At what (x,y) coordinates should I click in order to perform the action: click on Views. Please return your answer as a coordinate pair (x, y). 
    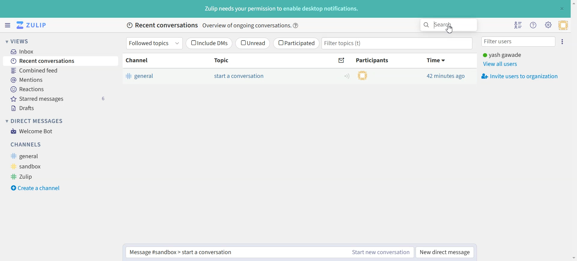
    Looking at the image, I should click on (26, 41).